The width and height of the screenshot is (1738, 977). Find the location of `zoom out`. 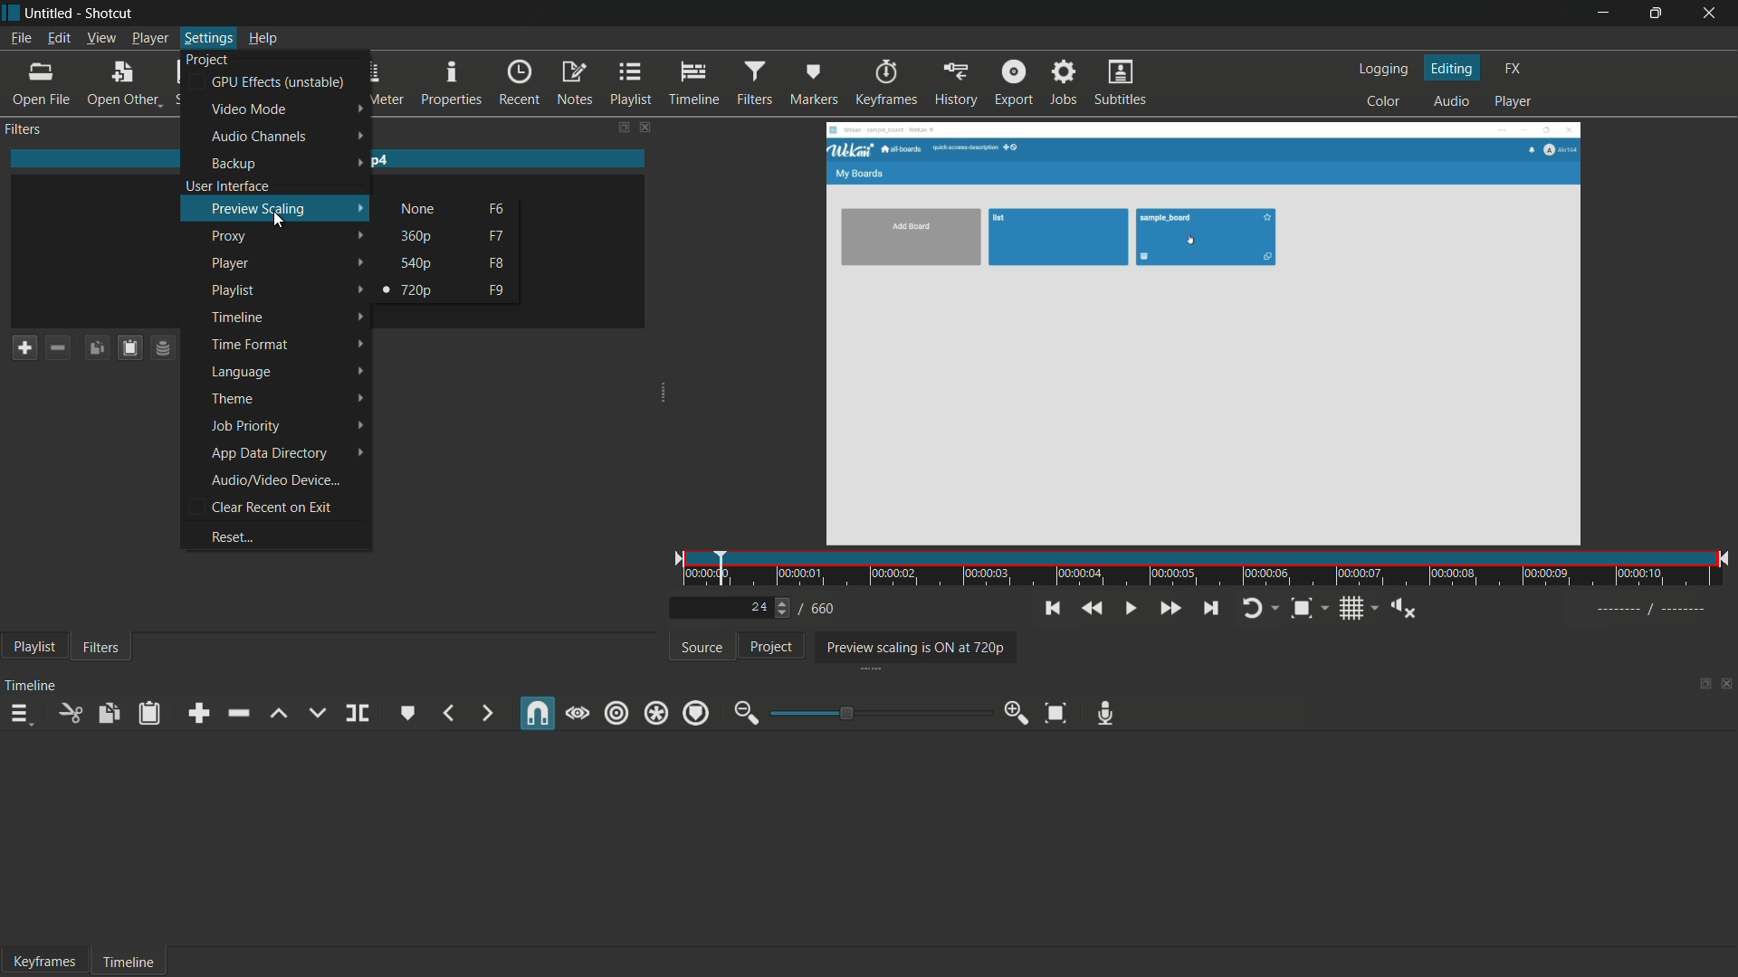

zoom out is located at coordinates (743, 715).